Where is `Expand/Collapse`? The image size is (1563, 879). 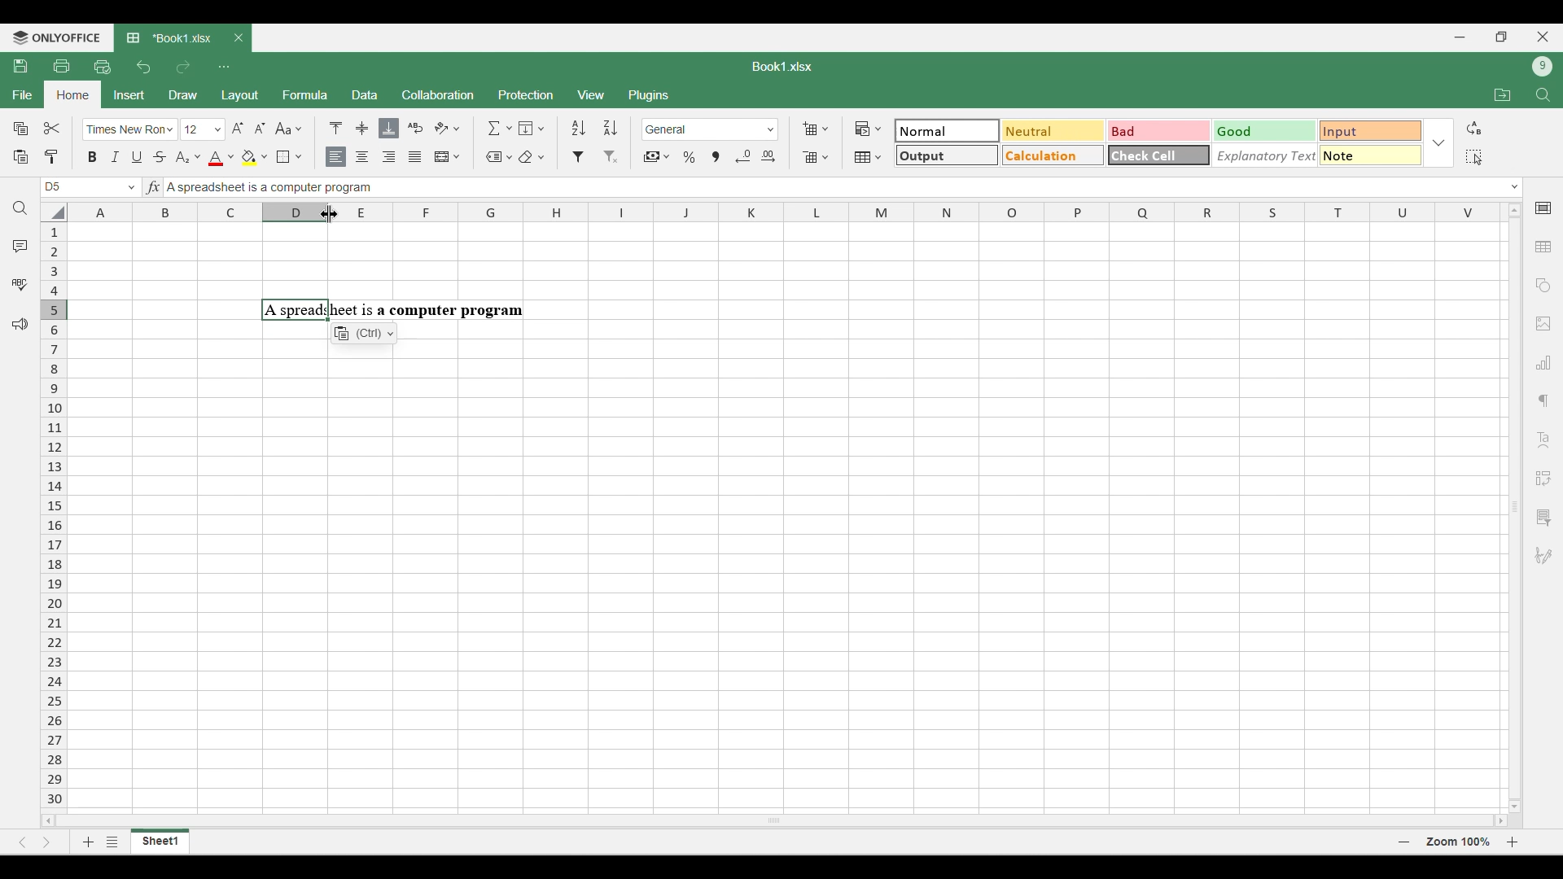 Expand/Collapse is located at coordinates (1438, 143).